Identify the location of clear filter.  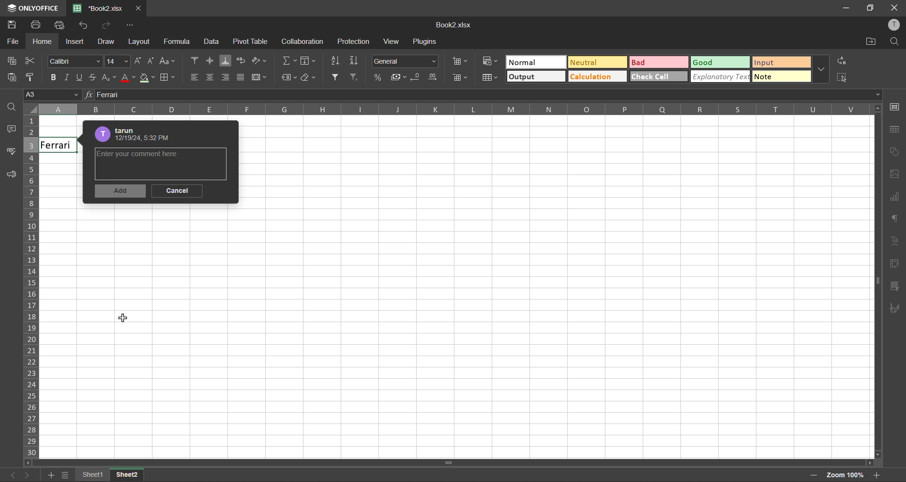
(355, 77).